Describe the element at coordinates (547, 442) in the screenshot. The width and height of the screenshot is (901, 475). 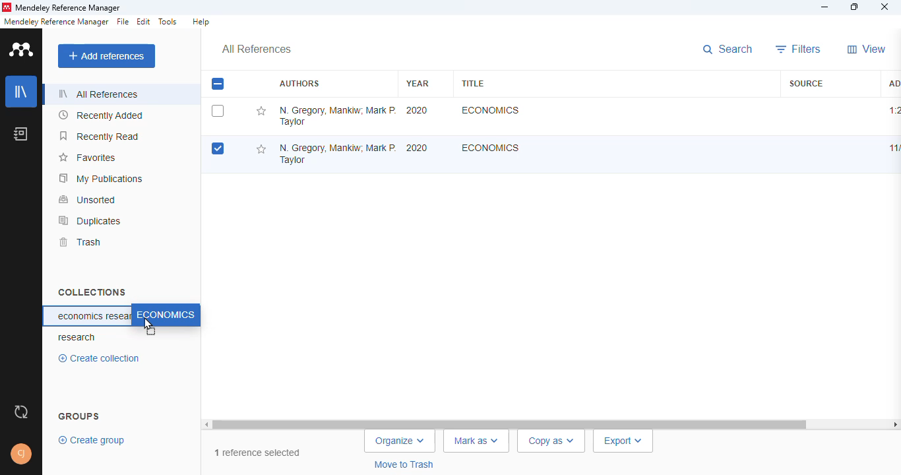
I see `copy as` at that location.